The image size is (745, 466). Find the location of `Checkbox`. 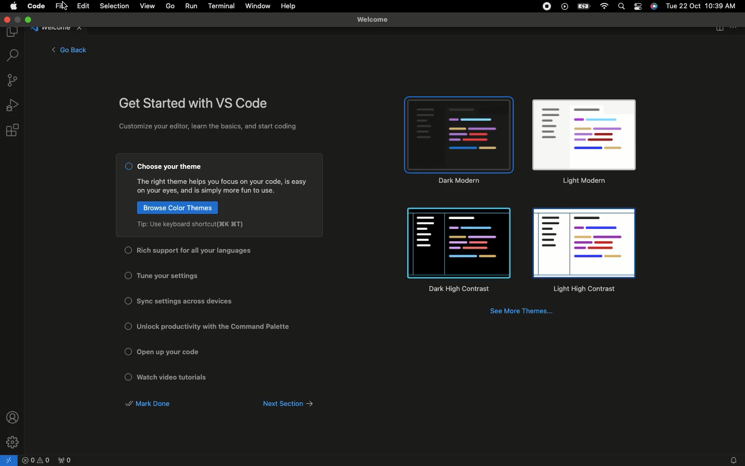

Checkbox is located at coordinates (127, 351).